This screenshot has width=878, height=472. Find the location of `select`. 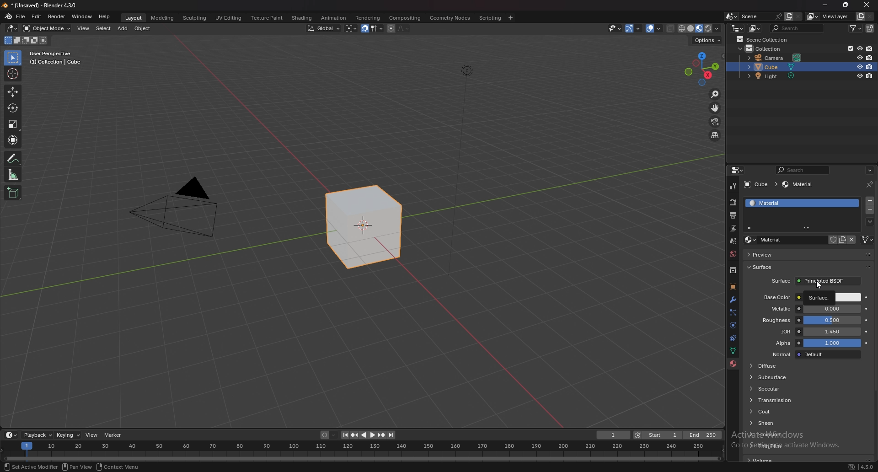

select is located at coordinates (16, 467).